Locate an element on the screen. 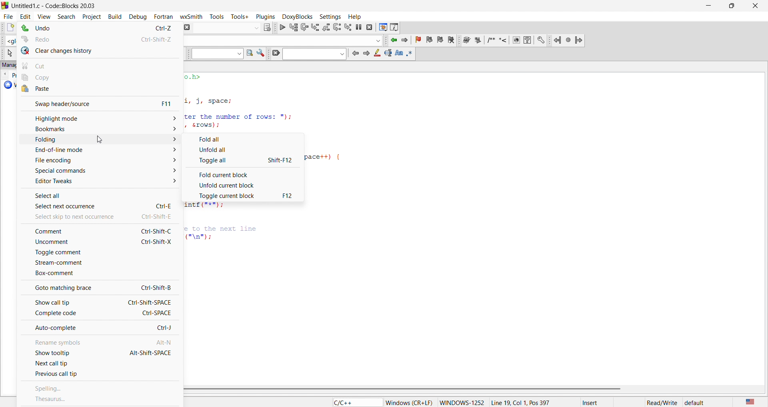 This screenshot has width=768, height=407. fortran is located at coordinates (162, 16).